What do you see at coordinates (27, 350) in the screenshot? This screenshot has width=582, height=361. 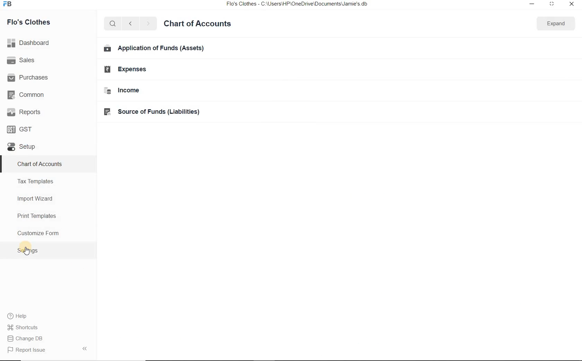 I see `Report issue` at bounding box center [27, 350].